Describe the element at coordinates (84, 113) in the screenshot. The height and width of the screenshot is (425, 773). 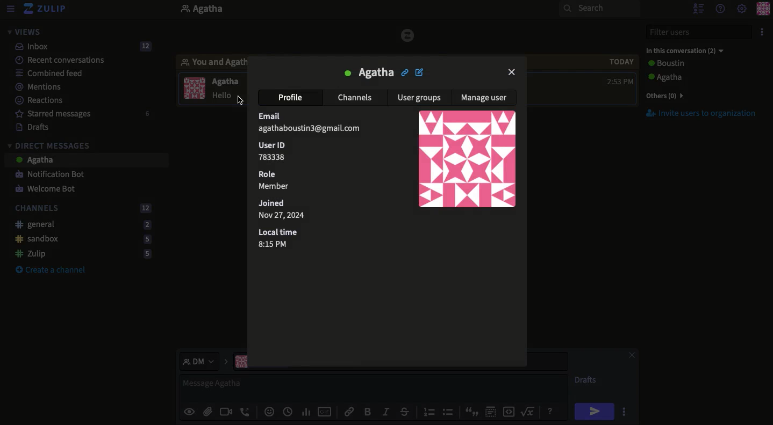
I see `Starred messages` at that location.